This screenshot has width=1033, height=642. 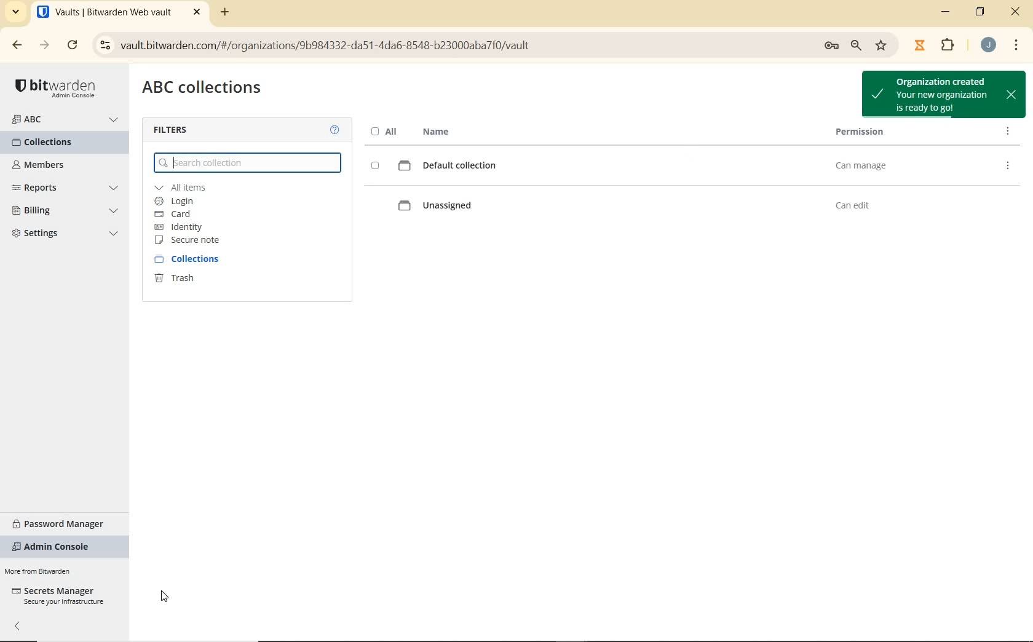 I want to click on password manager, so click(x=61, y=89).